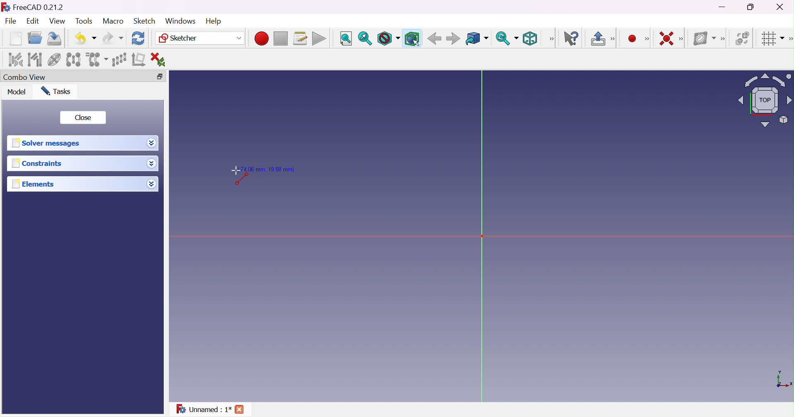 The width and height of the screenshot is (794, 417). I want to click on Isometric, so click(532, 38).